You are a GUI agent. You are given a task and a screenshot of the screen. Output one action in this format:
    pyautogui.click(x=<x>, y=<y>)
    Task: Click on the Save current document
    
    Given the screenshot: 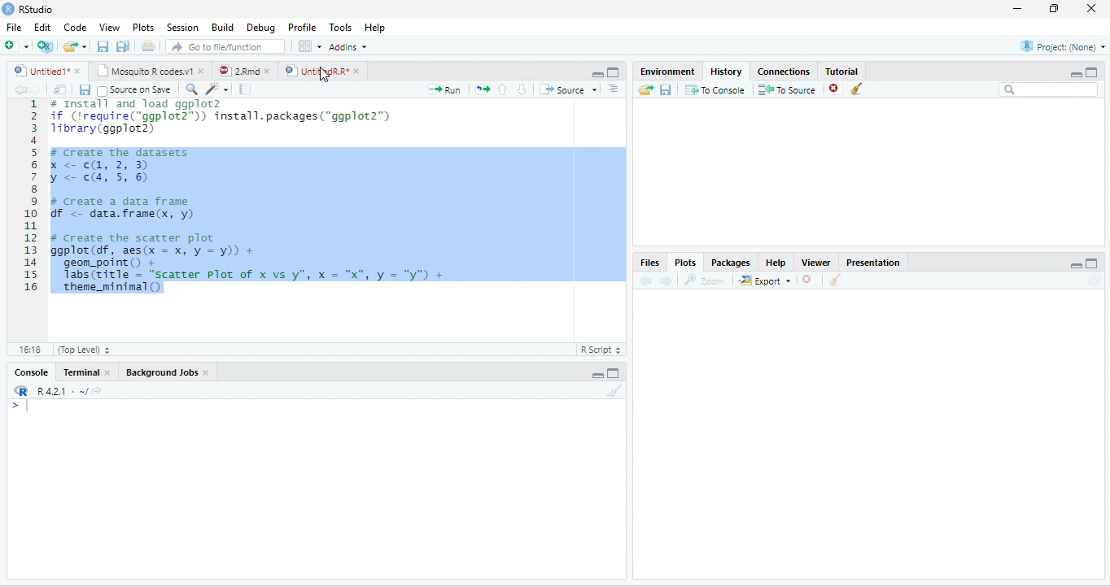 What is the action you would take?
    pyautogui.click(x=103, y=46)
    